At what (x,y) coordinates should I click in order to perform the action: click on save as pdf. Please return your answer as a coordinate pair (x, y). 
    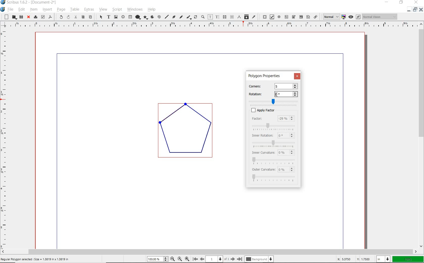
    Looking at the image, I should click on (50, 17).